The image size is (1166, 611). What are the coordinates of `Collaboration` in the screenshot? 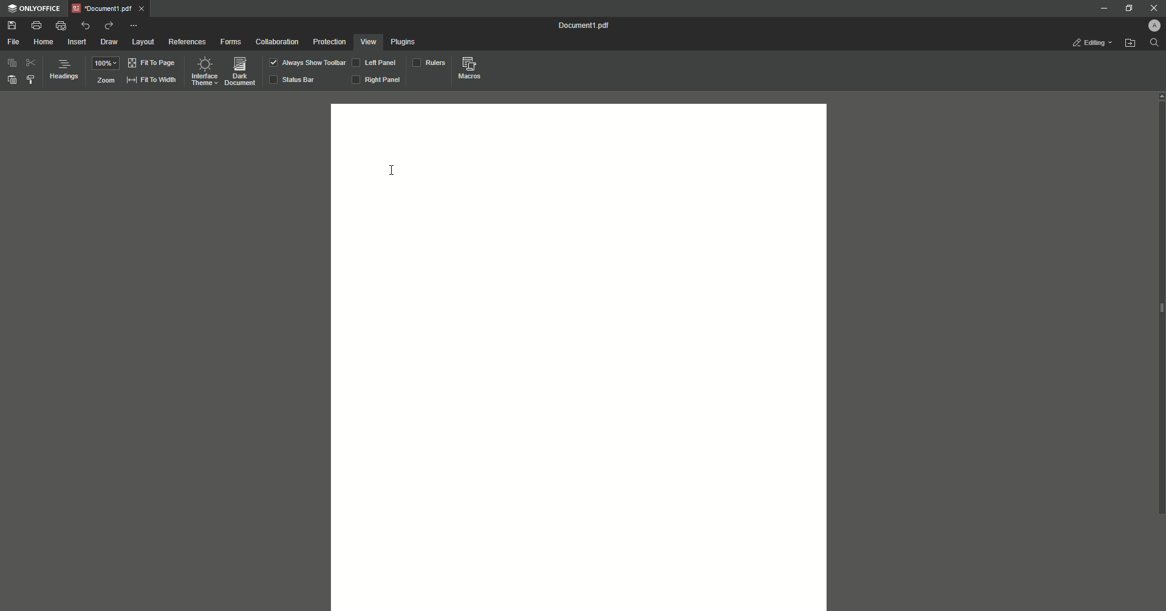 It's located at (278, 42).